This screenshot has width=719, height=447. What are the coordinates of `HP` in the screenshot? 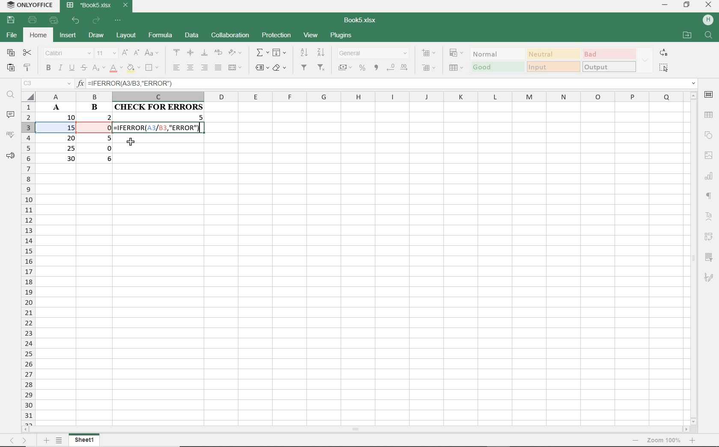 It's located at (708, 20).